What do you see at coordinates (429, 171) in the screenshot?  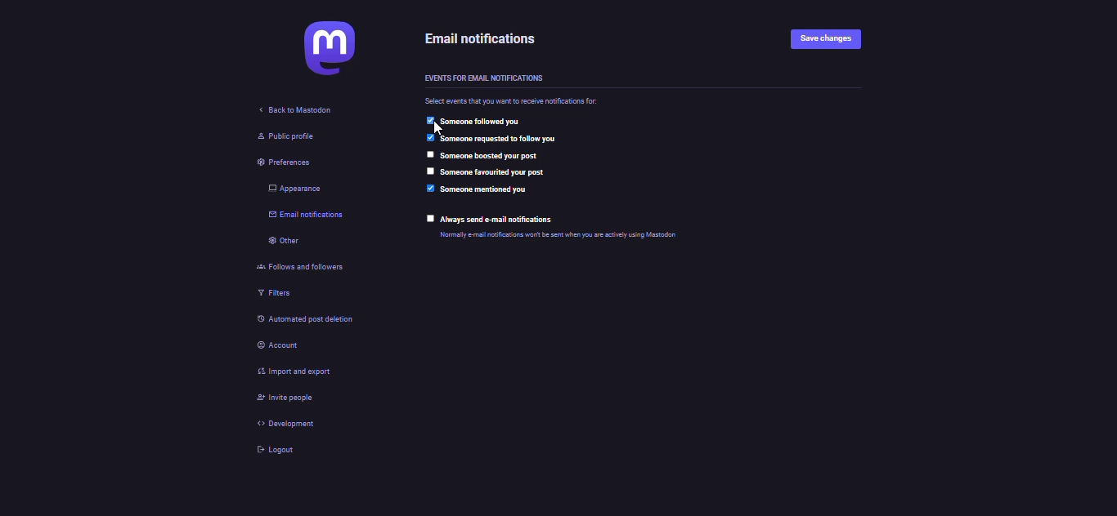 I see `click to enable` at bounding box center [429, 171].